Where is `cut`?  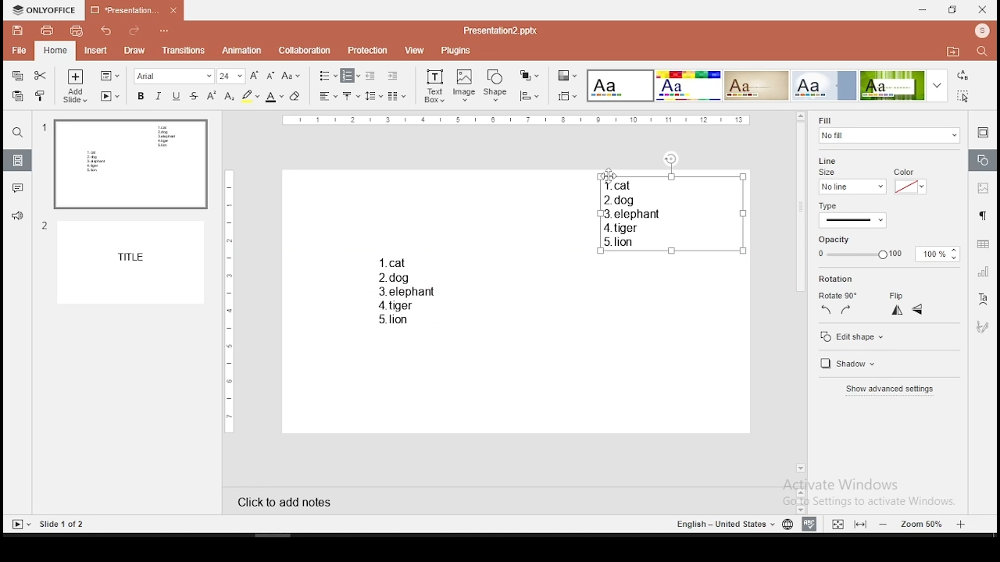
cut is located at coordinates (42, 74).